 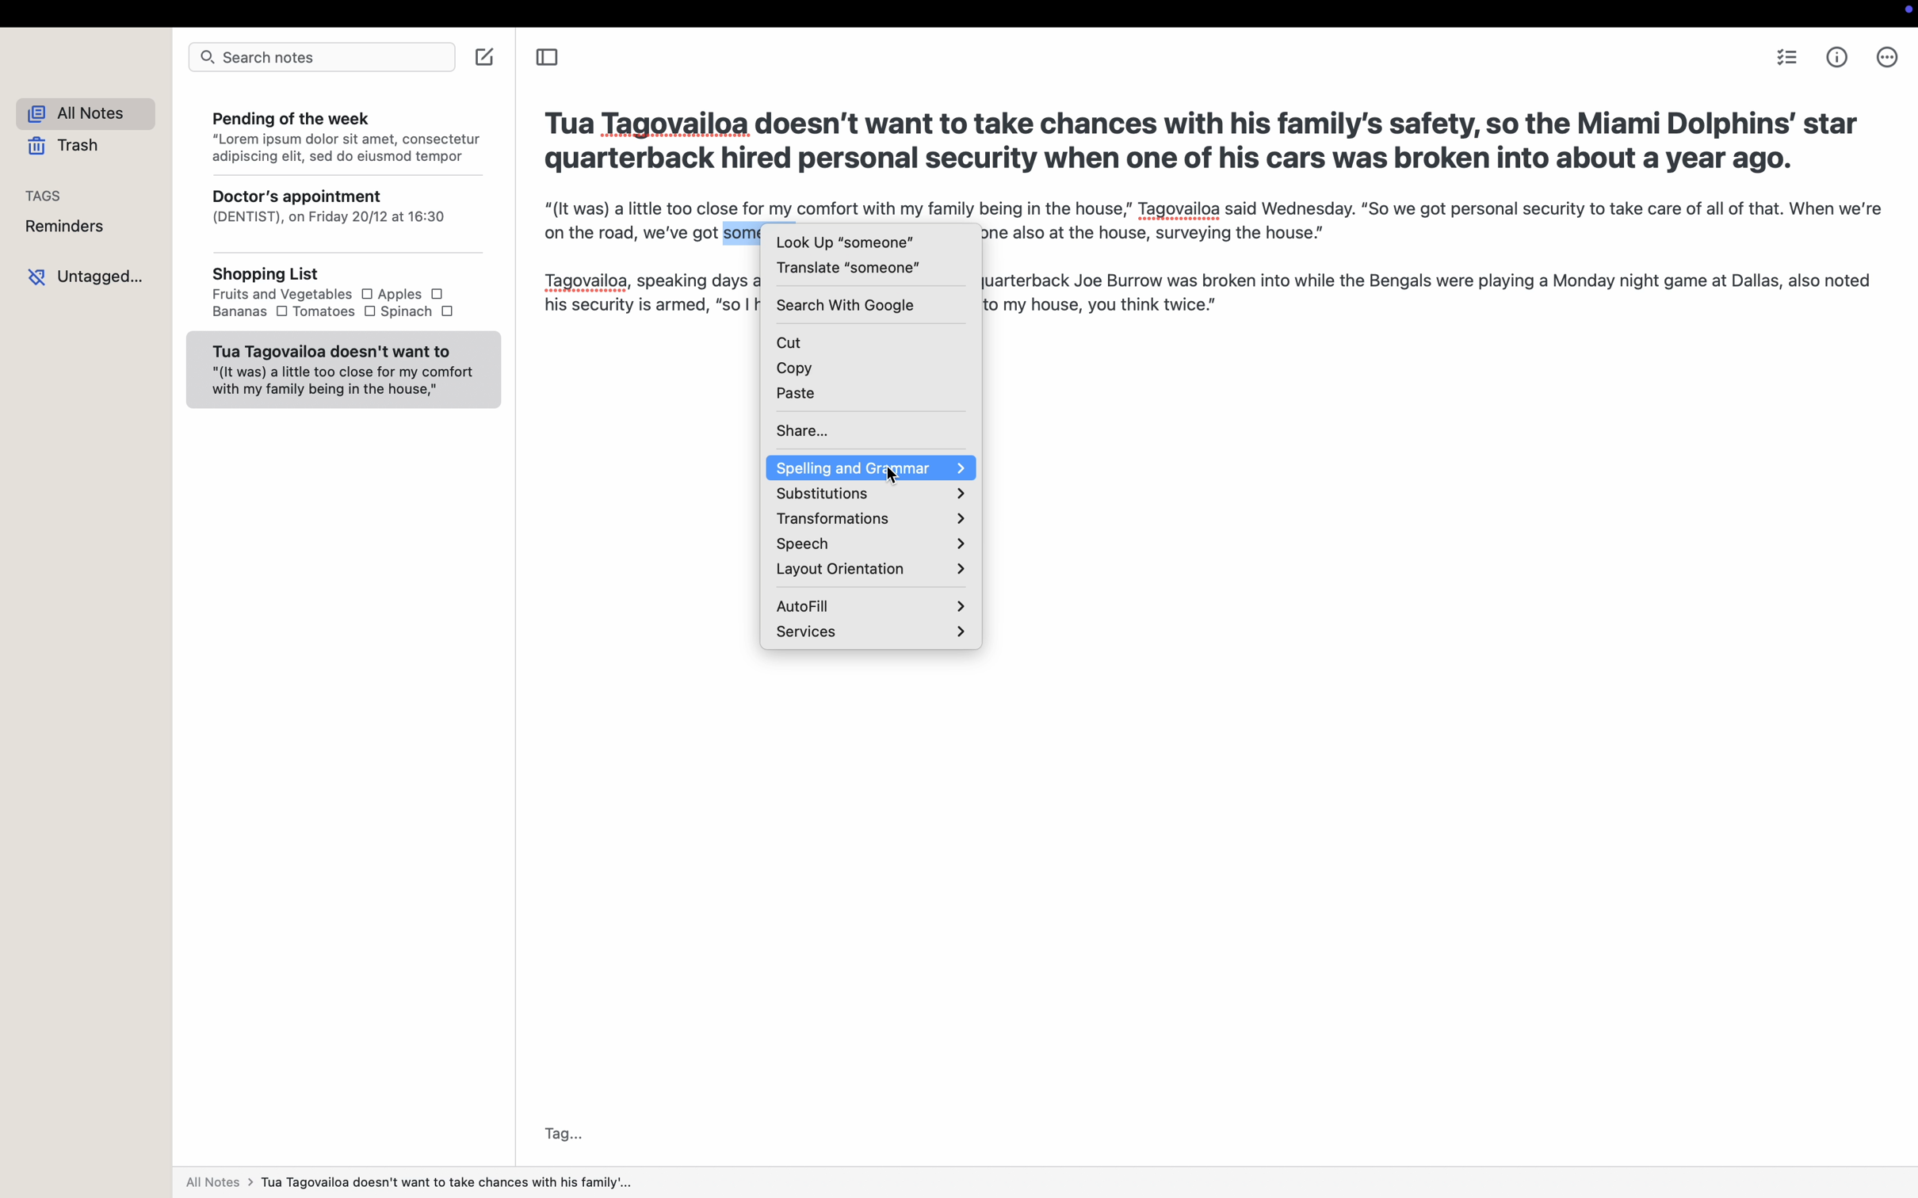 I want to click on transformations, so click(x=868, y=521).